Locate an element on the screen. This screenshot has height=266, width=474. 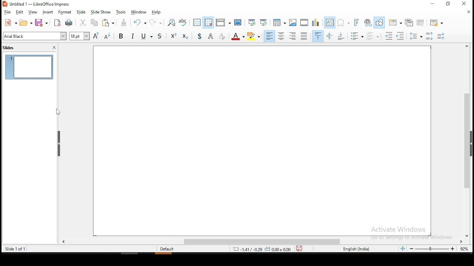
find and replace is located at coordinates (170, 22).